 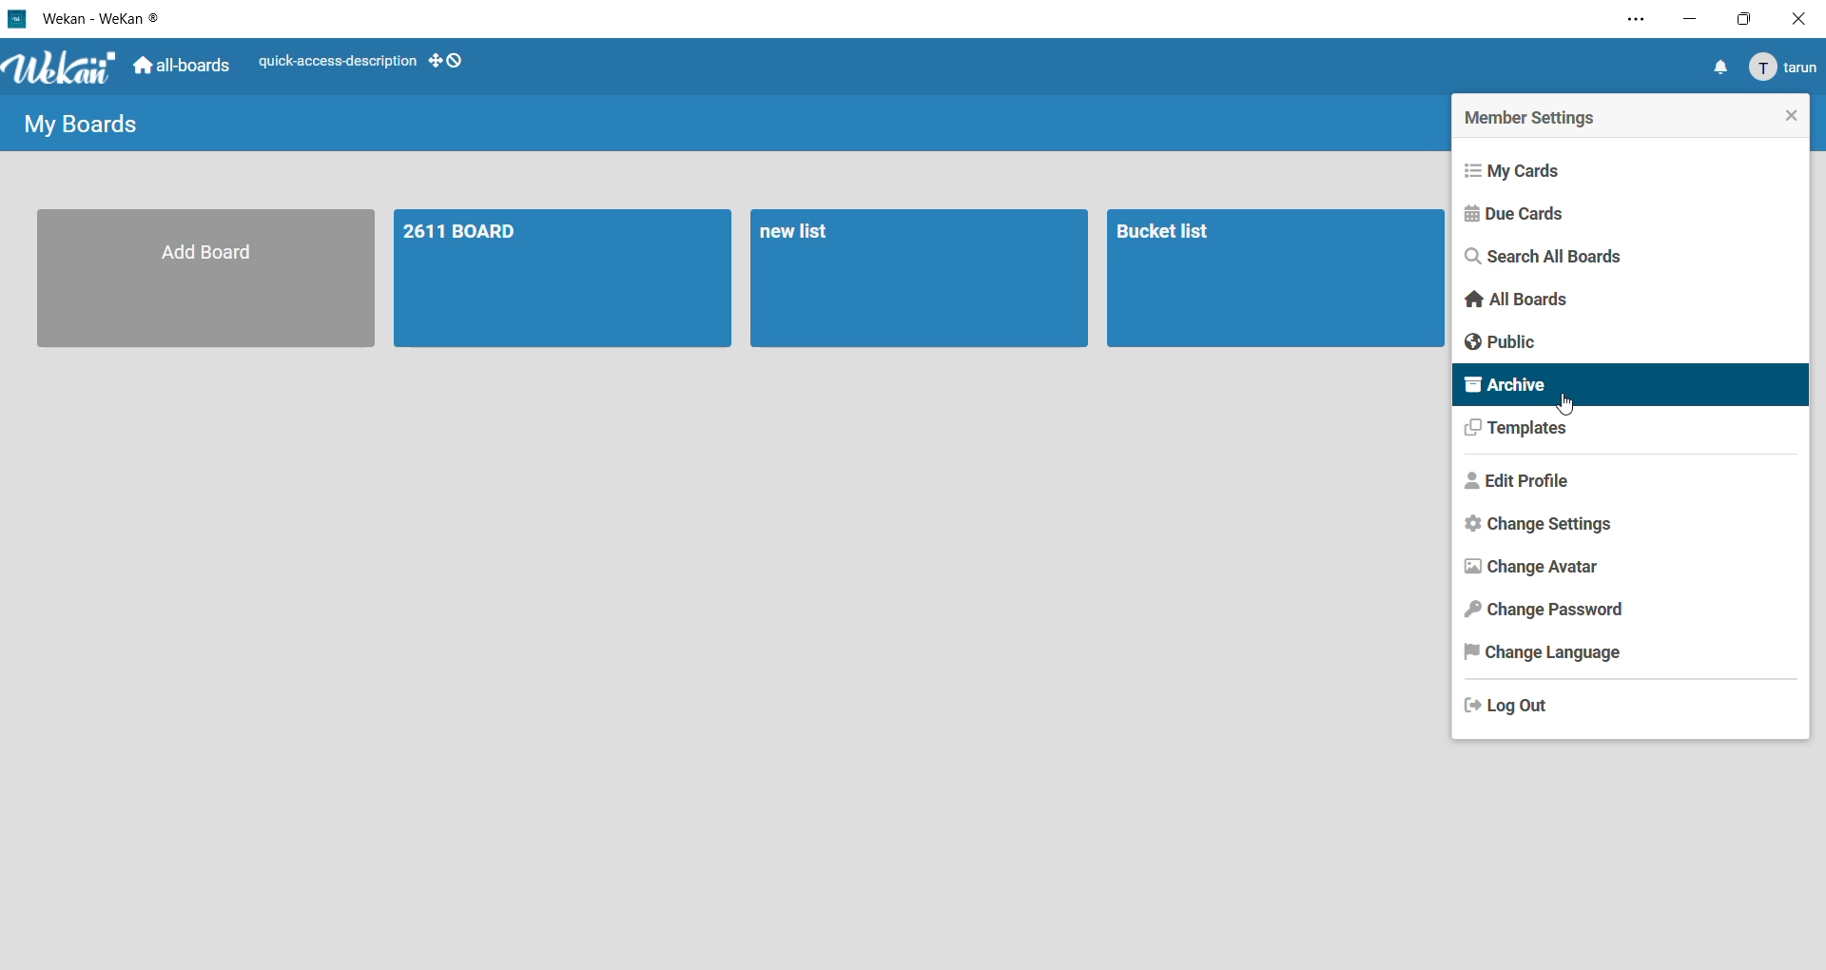 I want to click on notifications , so click(x=1719, y=68).